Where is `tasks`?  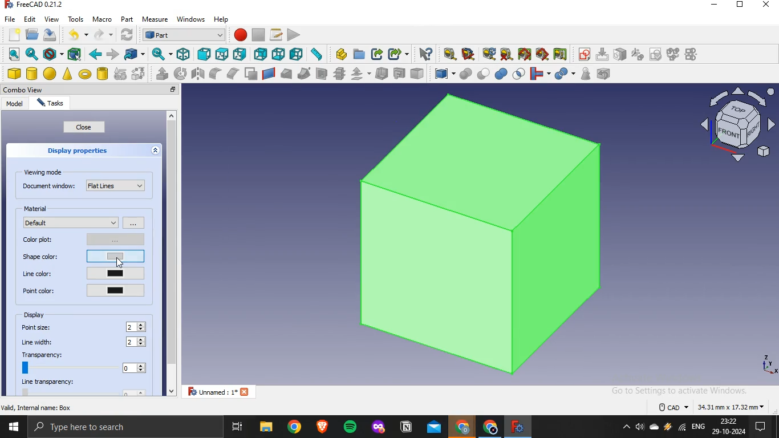
tasks is located at coordinates (49, 104).